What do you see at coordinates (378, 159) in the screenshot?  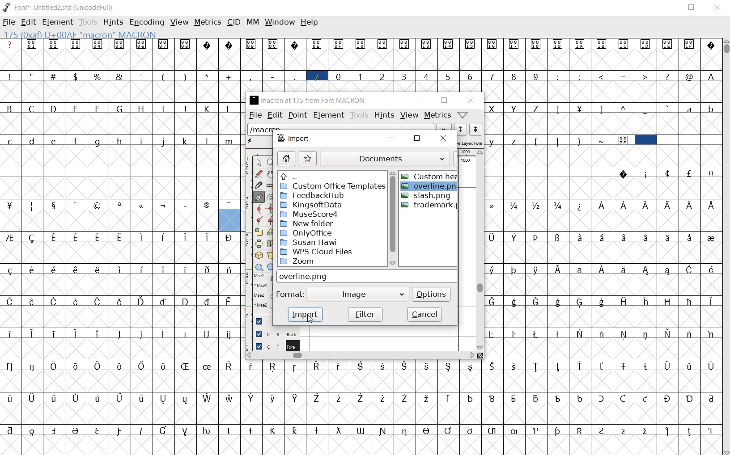 I see `documents` at bounding box center [378, 159].